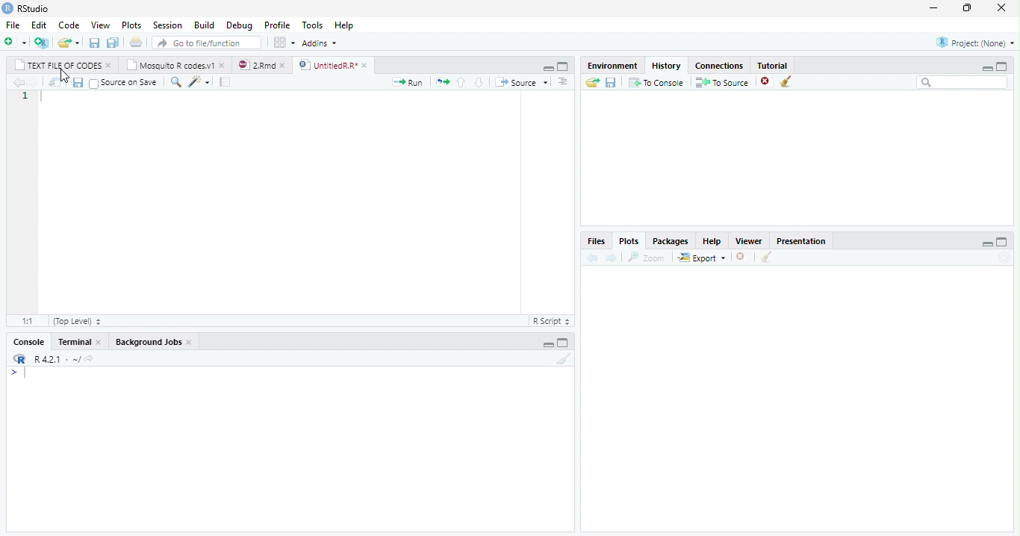 This screenshot has width=1020, height=536. What do you see at coordinates (123, 82) in the screenshot?
I see `source on save` at bounding box center [123, 82].